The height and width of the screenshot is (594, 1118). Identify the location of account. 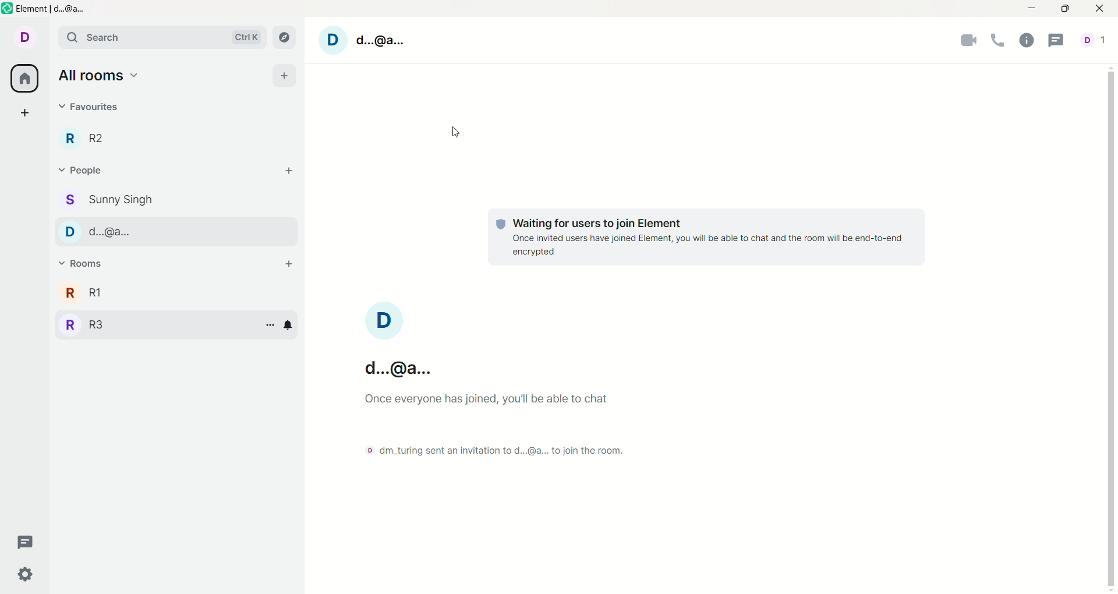
(24, 37).